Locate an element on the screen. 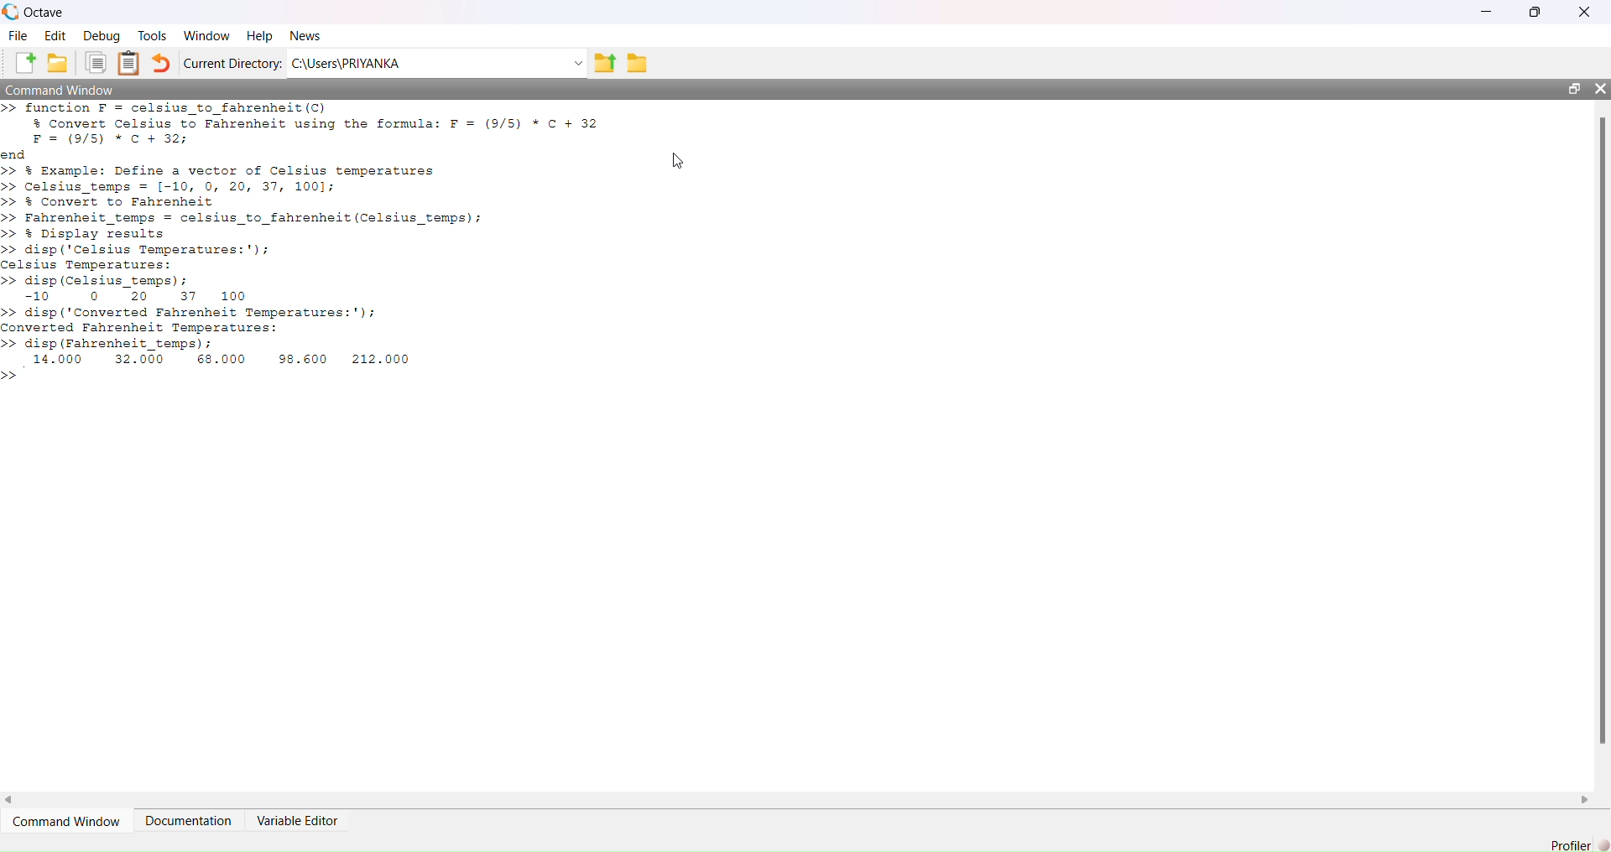  Command Window is located at coordinates (60, 89).